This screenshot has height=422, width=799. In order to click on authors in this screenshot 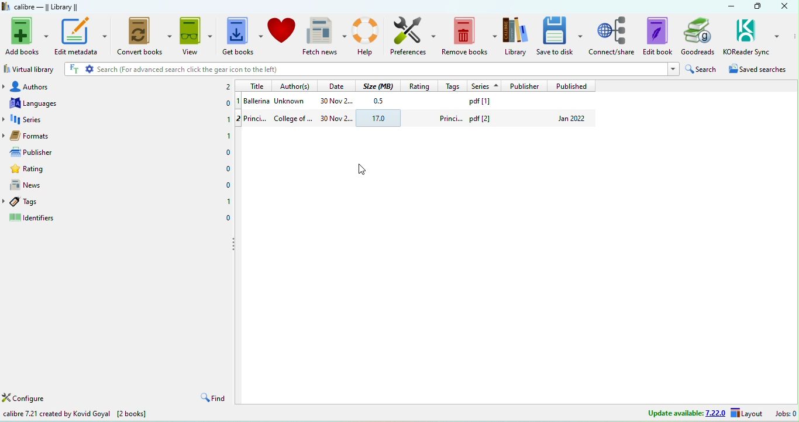, I will do `click(296, 86)`.